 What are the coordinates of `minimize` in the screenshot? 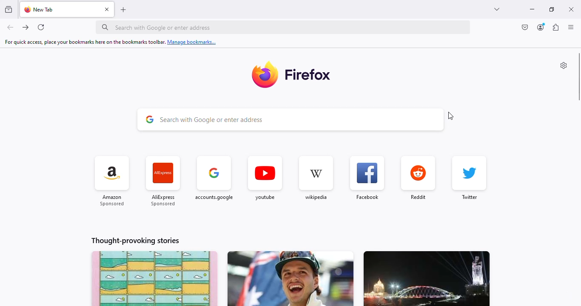 It's located at (532, 9).